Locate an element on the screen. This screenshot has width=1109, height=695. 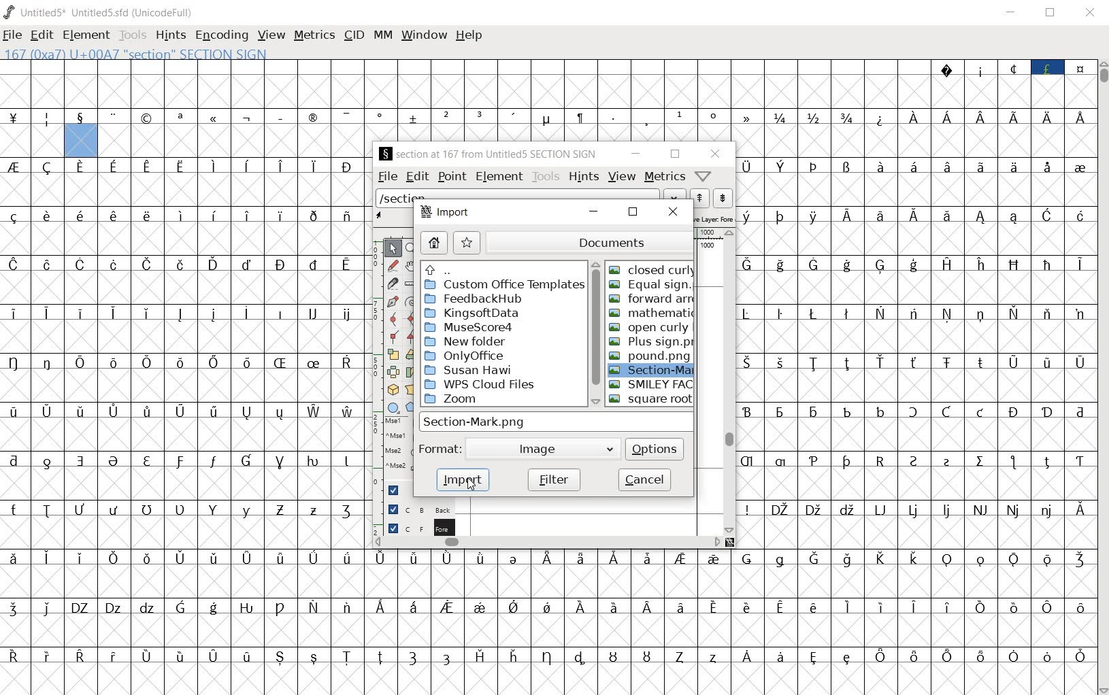
TOOLS is located at coordinates (133, 35).